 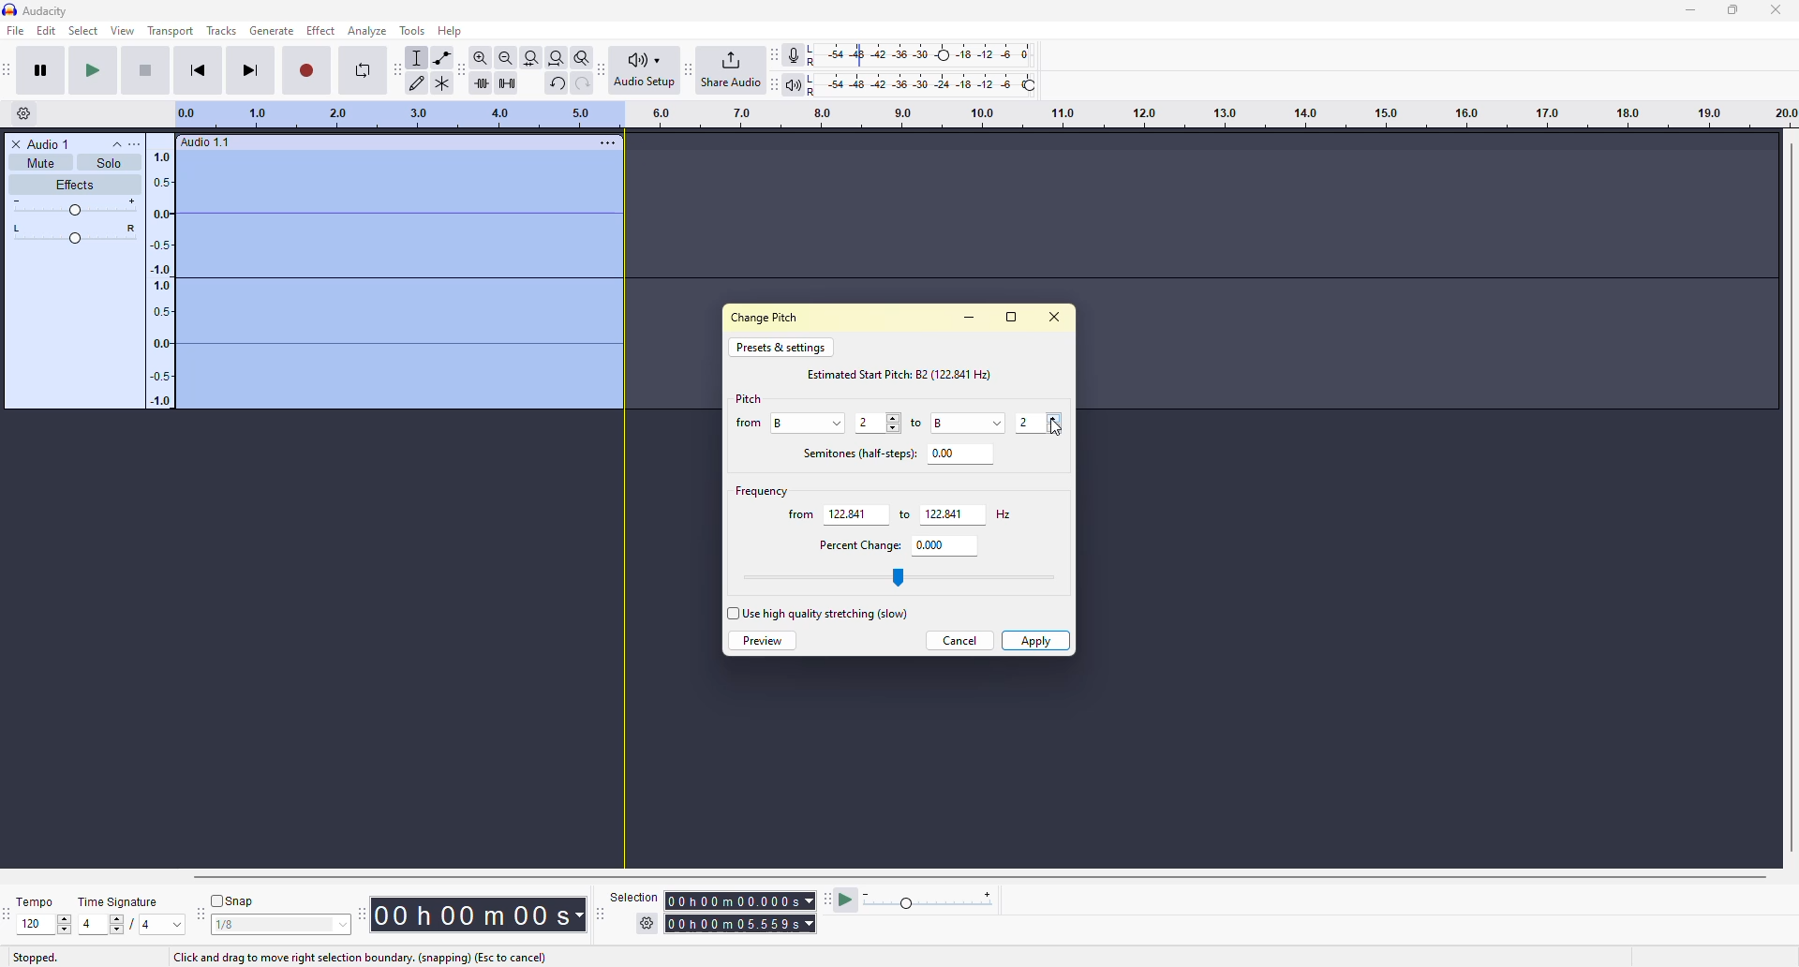 I want to click on selection tool, so click(x=418, y=58).